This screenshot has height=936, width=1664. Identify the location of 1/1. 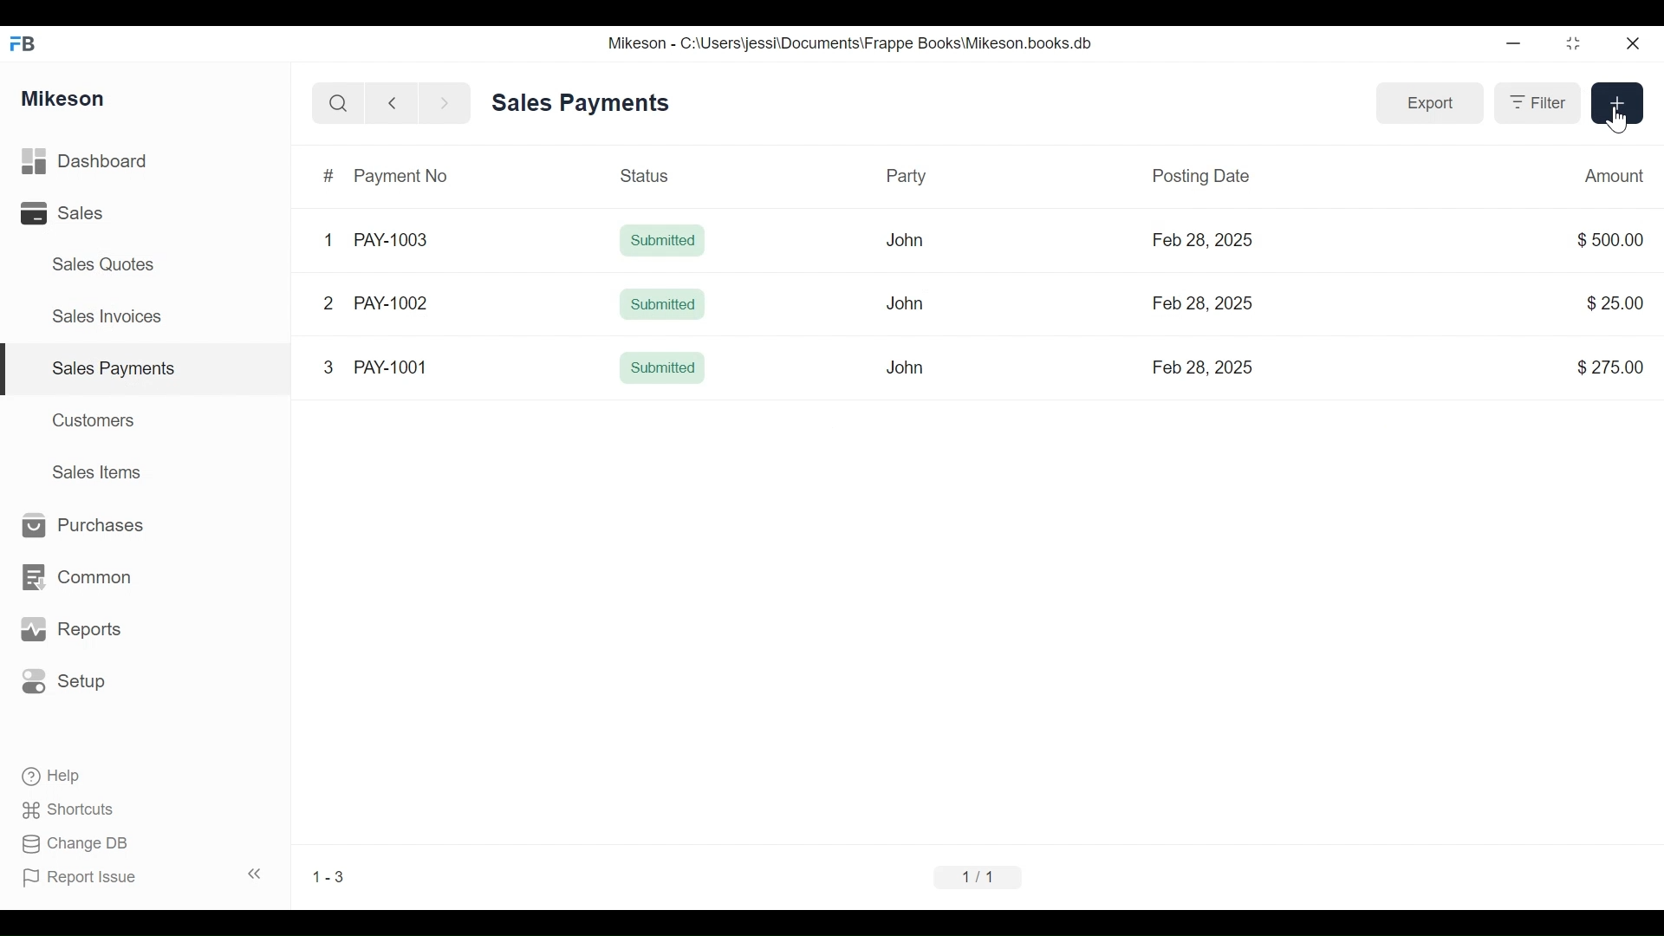
(977, 874).